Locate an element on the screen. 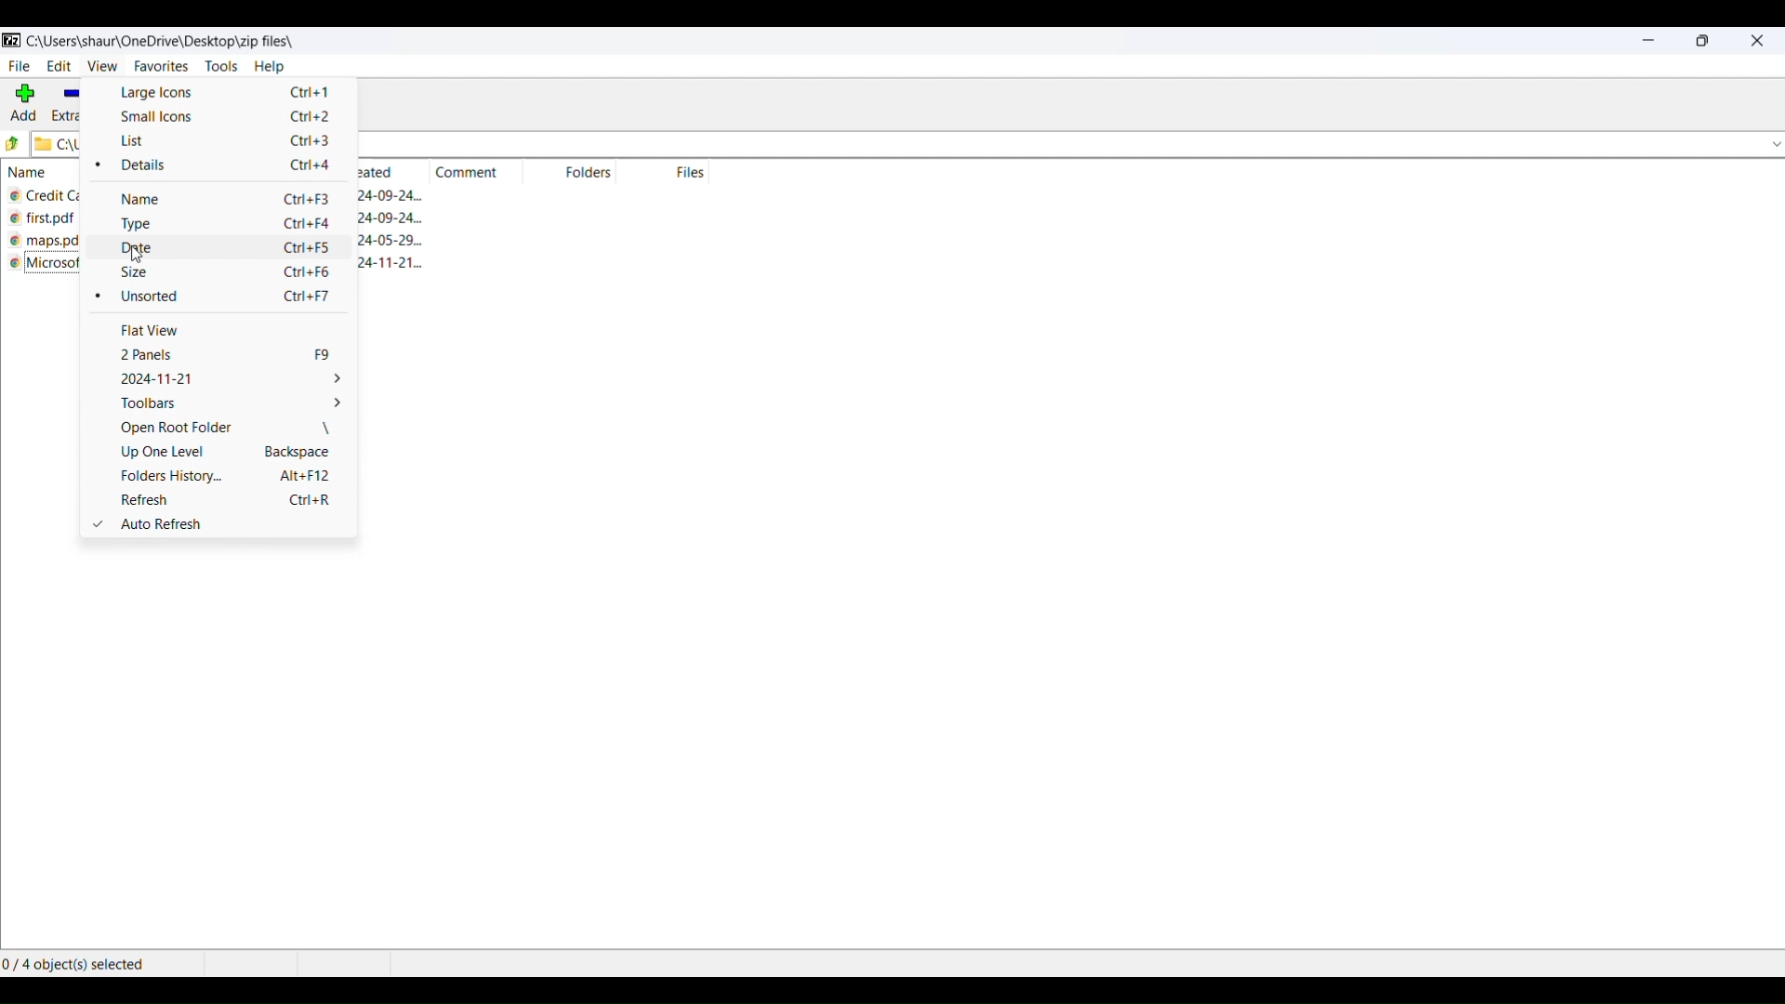 Image resolution: width=1785 pixels, height=1004 pixels. list is located at coordinates (230, 142).